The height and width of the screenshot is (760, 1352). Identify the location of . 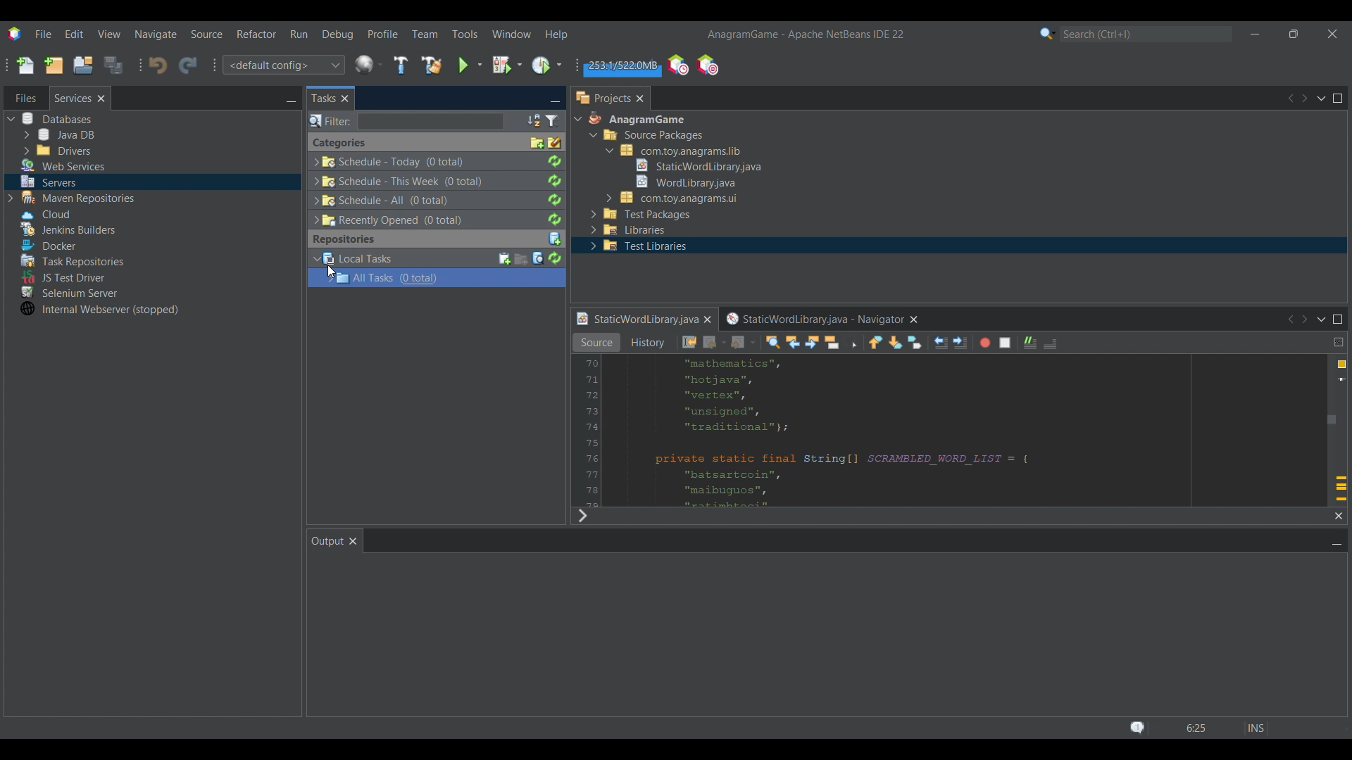
(45, 215).